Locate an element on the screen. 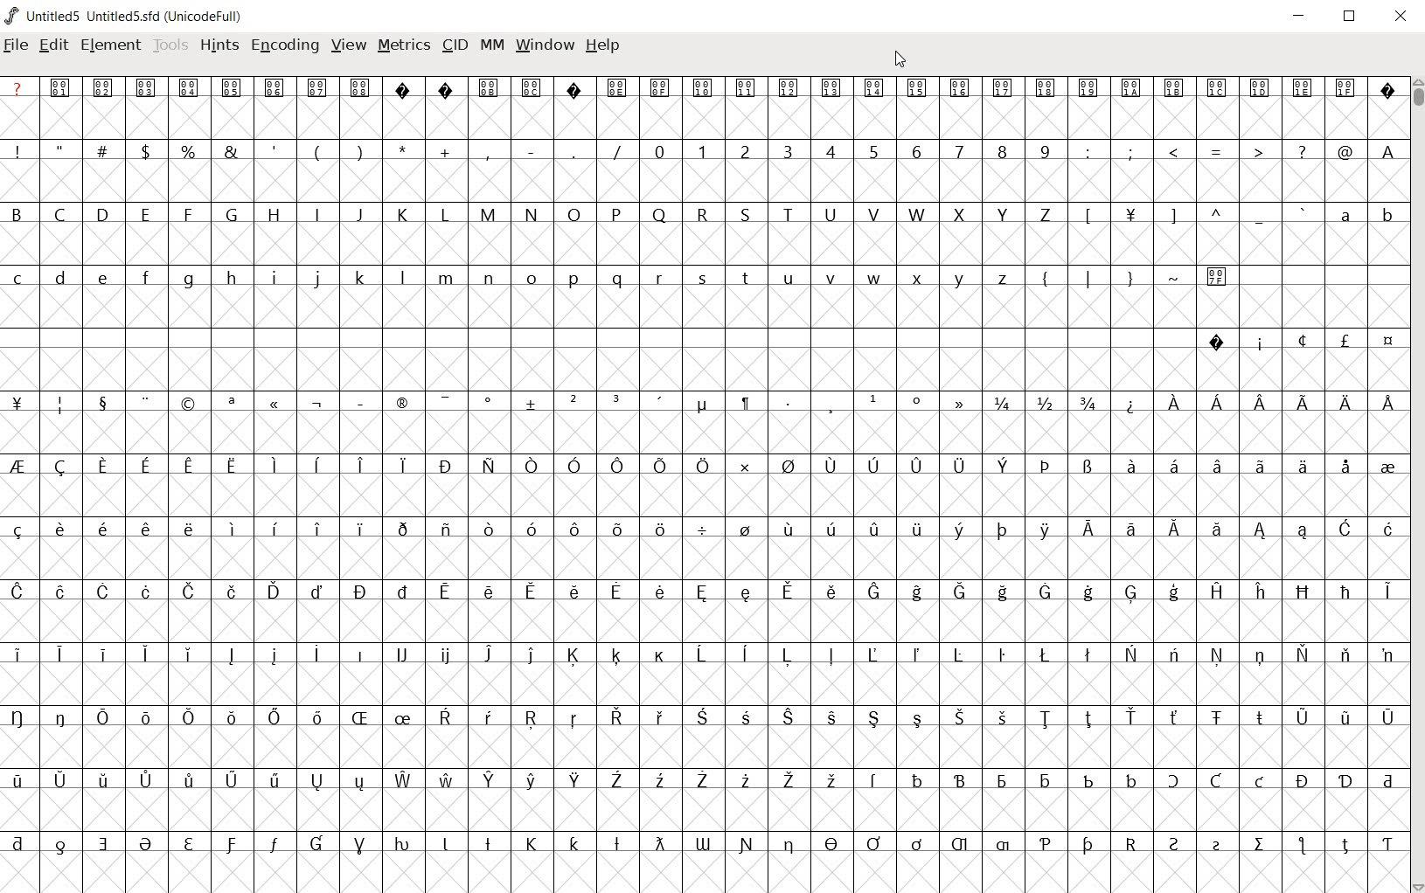 The width and height of the screenshot is (1425, 893). Symbol is located at coordinates (660, 591).